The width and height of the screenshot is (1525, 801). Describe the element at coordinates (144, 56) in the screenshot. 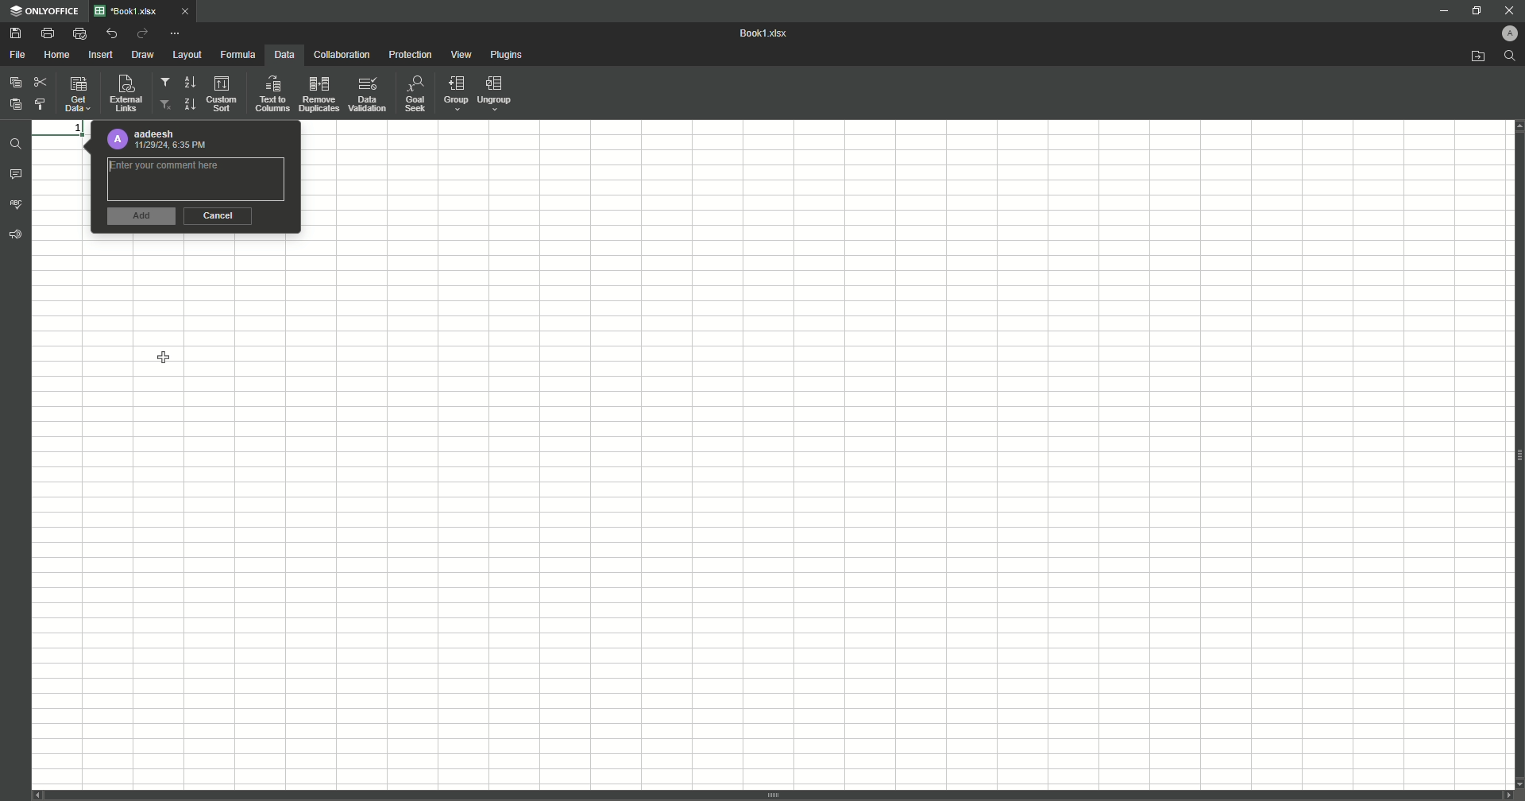

I see `Draw` at that location.